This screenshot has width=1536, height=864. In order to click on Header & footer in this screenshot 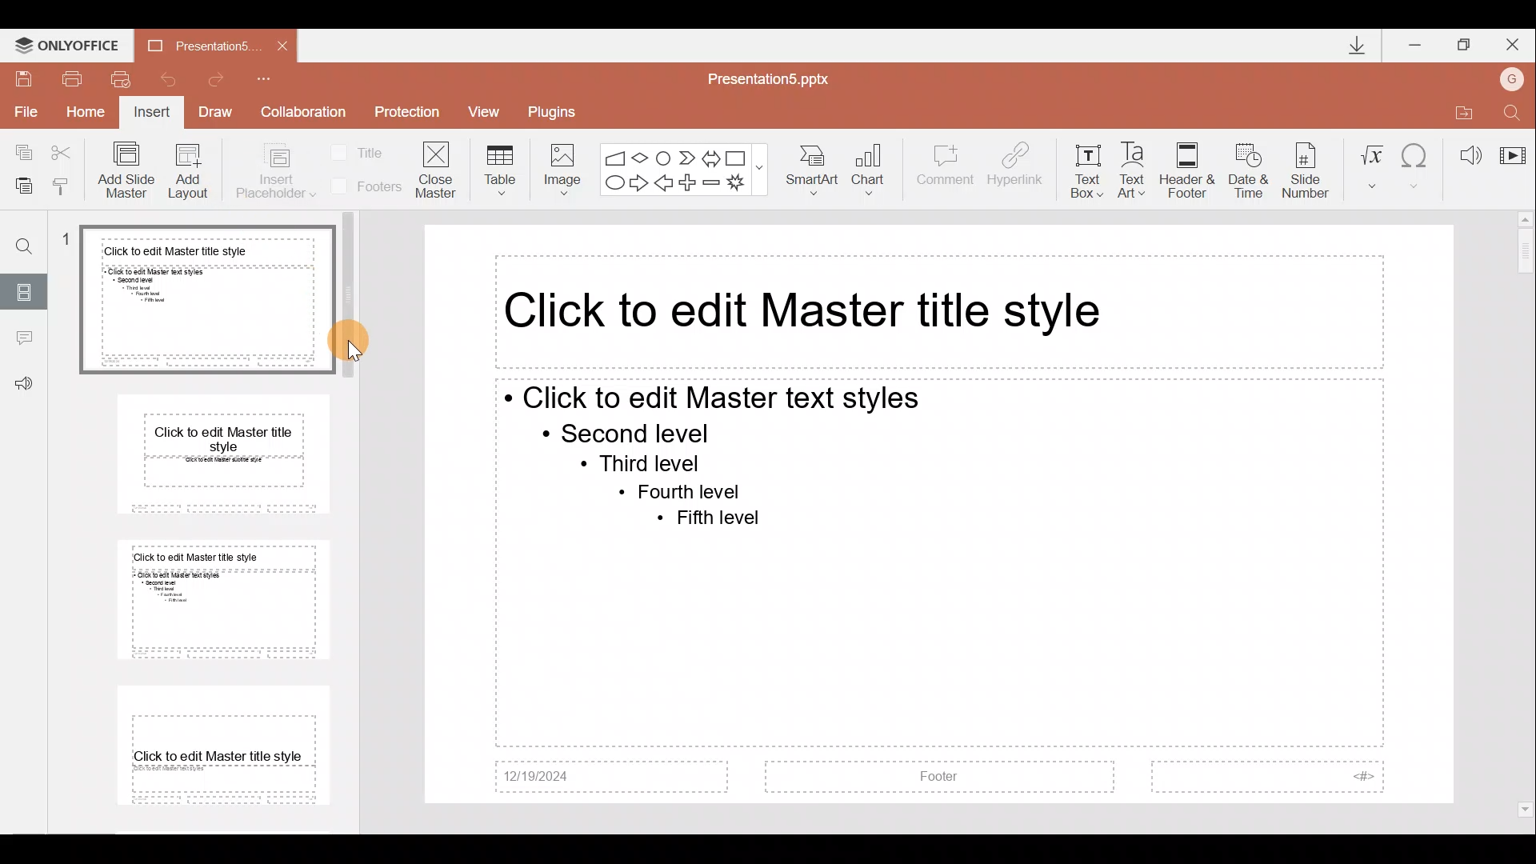, I will do `click(1186, 170)`.